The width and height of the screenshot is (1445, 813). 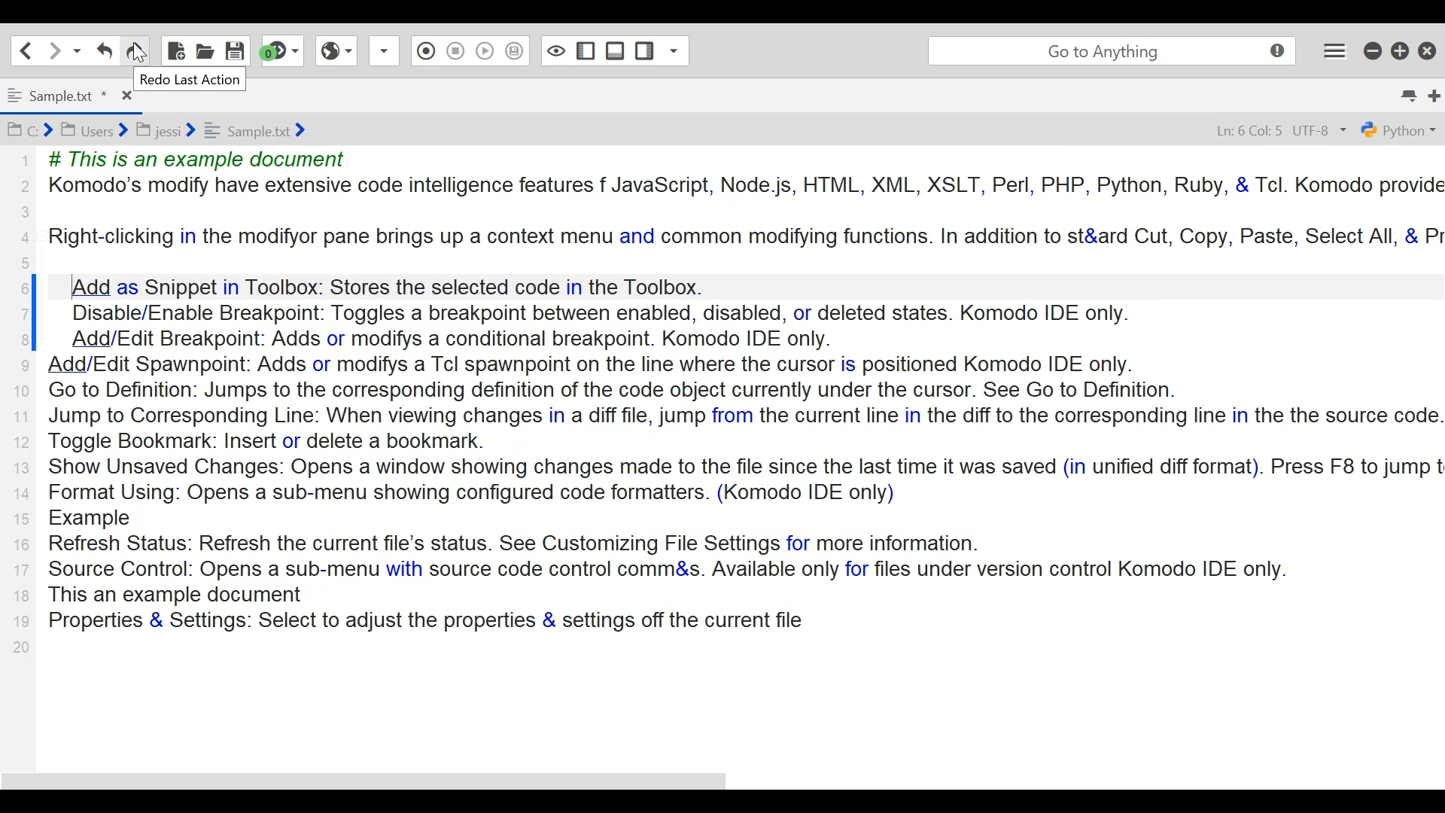 What do you see at coordinates (30, 129) in the screenshot?
I see `C File` at bounding box center [30, 129].